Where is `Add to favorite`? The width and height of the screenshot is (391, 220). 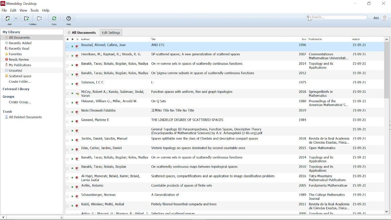
Add to favorite is located at coordinates (68, 75).